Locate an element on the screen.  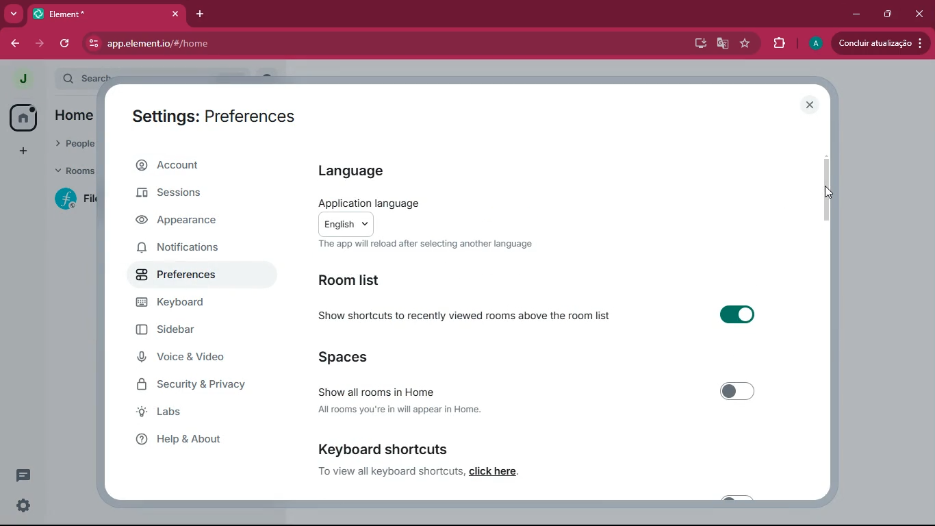
minimize is located at coordinates (854, 14).